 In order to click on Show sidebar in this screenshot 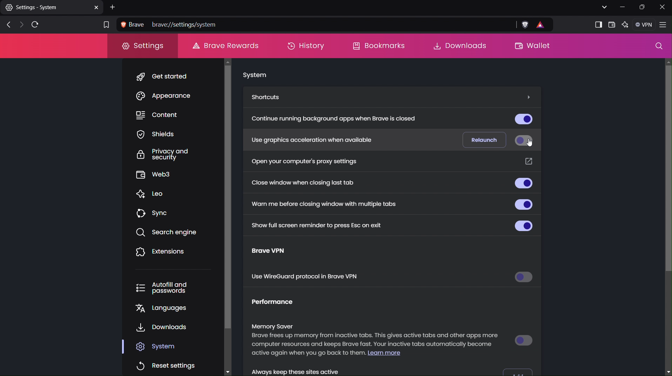, I will do `click(598, 25)`.